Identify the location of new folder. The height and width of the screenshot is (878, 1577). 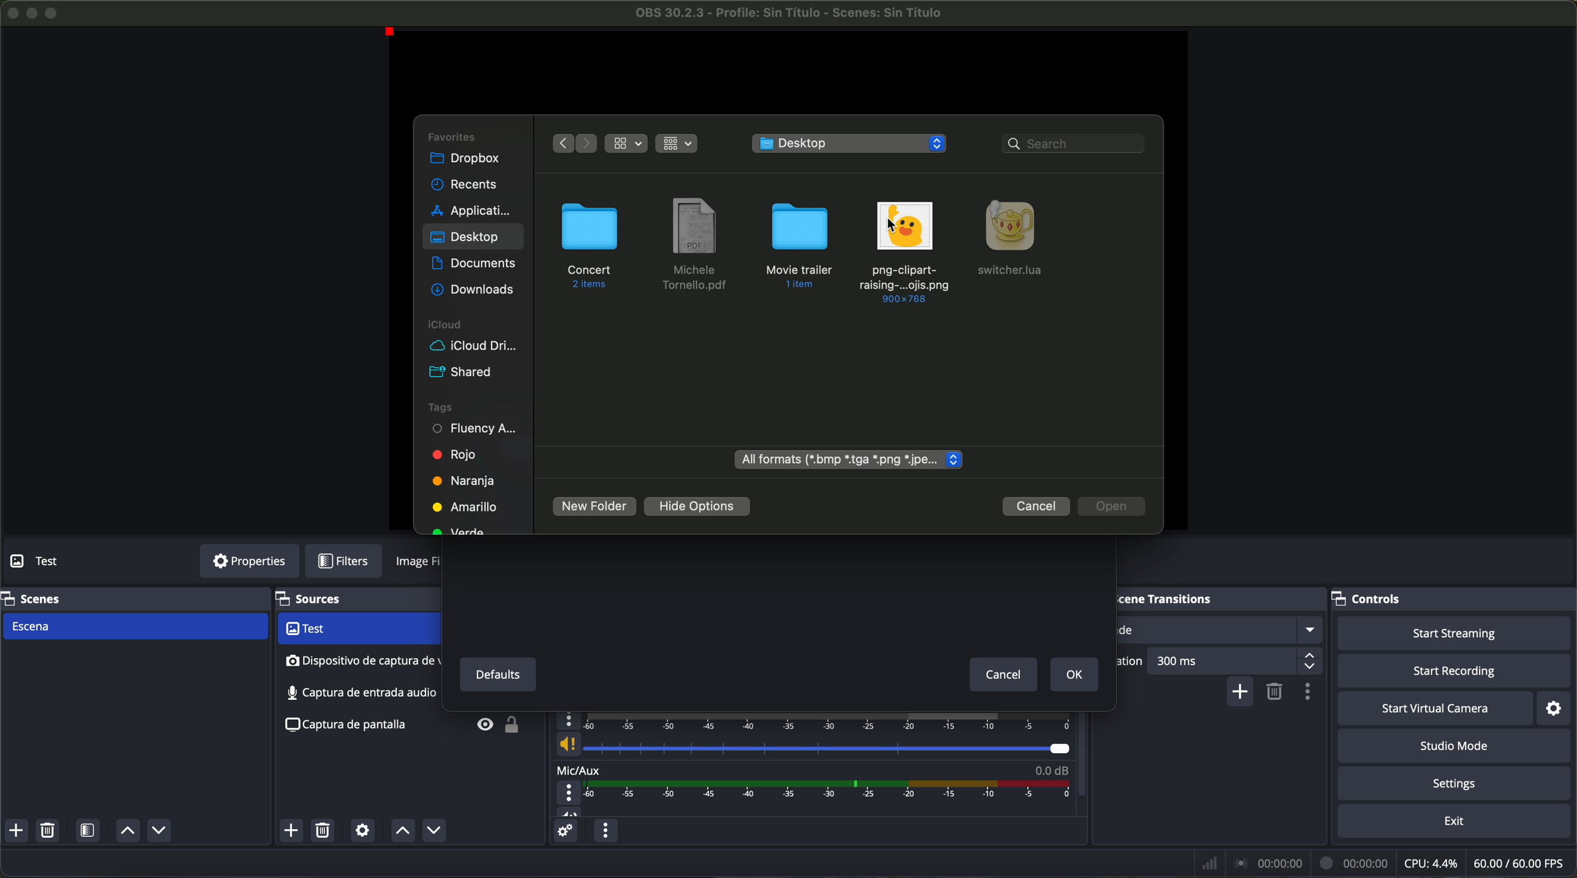
(594, 507).